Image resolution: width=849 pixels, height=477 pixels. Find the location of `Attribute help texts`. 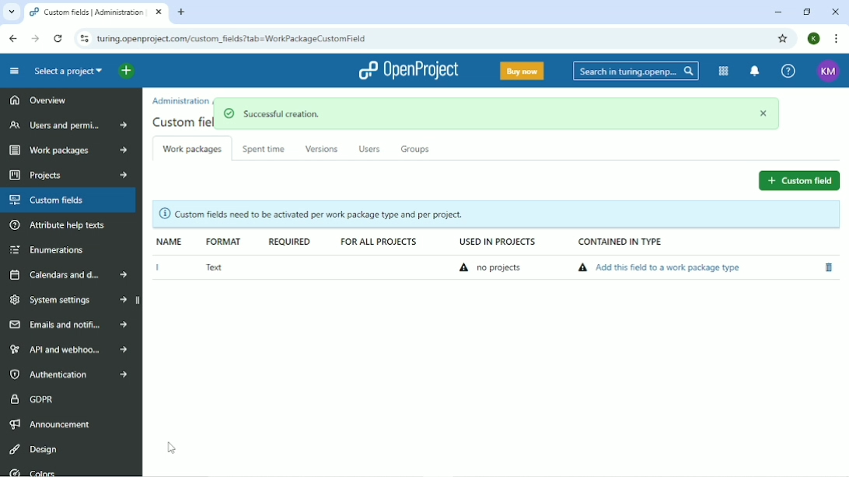

Attribute help texts is located at coordinates (60, 226).